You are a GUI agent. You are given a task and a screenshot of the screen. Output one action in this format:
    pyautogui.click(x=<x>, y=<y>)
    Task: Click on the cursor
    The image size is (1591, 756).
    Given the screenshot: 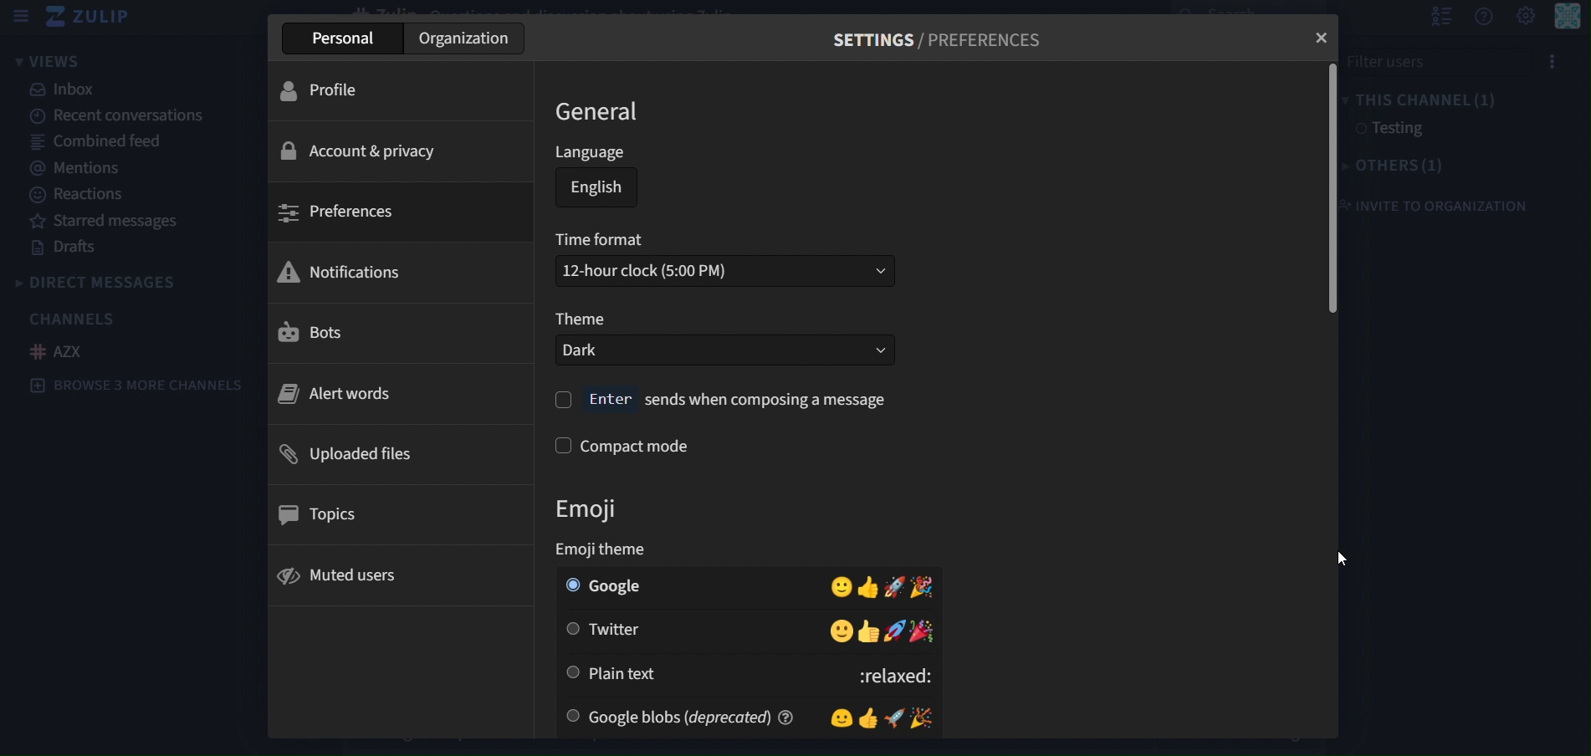 What is the action you would take?
    pyautogui.click(x=1340, y=559)
    